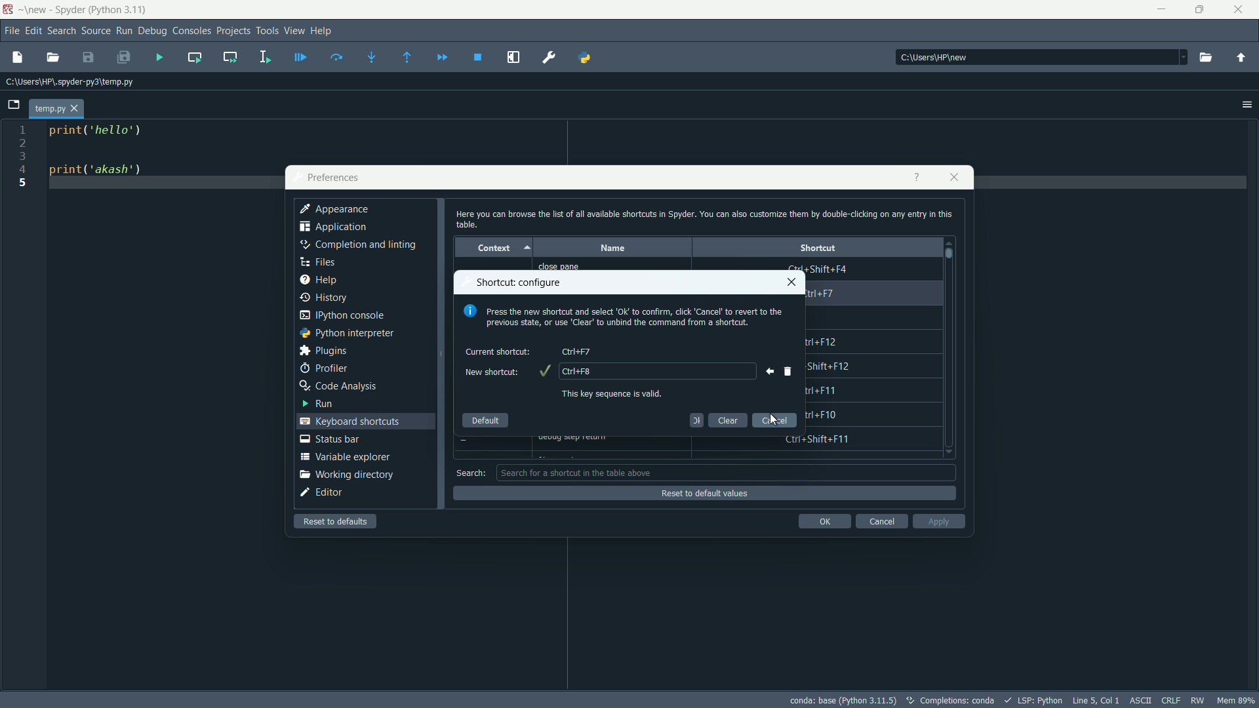 The width and height of the screenshot is (1259, 708). Describe the element at coordinates (916, 177) in the screenshot. I see `get help` at that location.